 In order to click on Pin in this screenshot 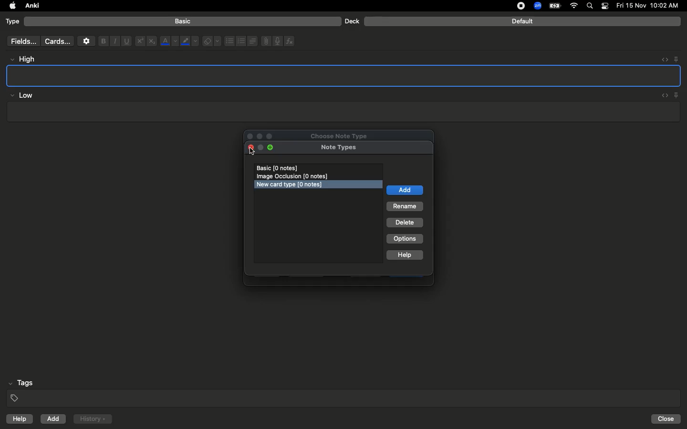, I will do `click(677, 95)`.